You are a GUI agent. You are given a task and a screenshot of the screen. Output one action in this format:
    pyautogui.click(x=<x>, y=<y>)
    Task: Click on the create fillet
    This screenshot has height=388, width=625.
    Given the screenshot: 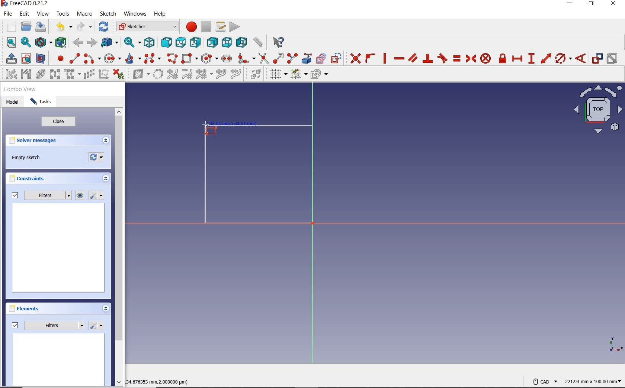 What is the action you would take?
    pyautogui.click(x=244, y=58)
    